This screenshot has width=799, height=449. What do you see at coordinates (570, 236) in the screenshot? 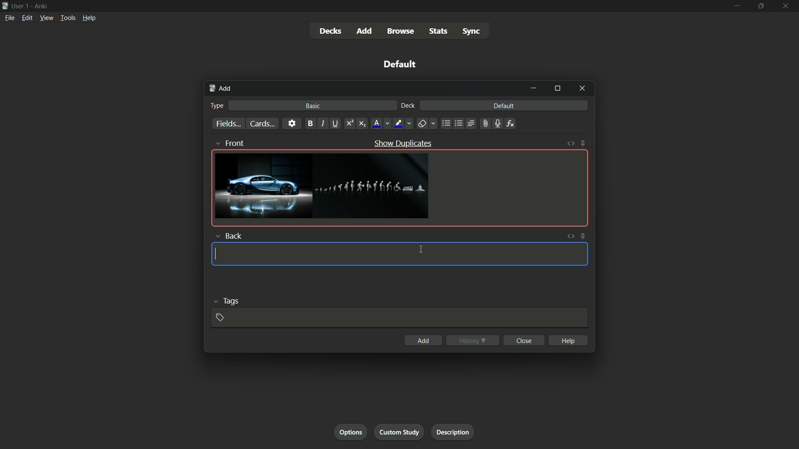
I see `toggle html editor` at bounding box center [570, 236].